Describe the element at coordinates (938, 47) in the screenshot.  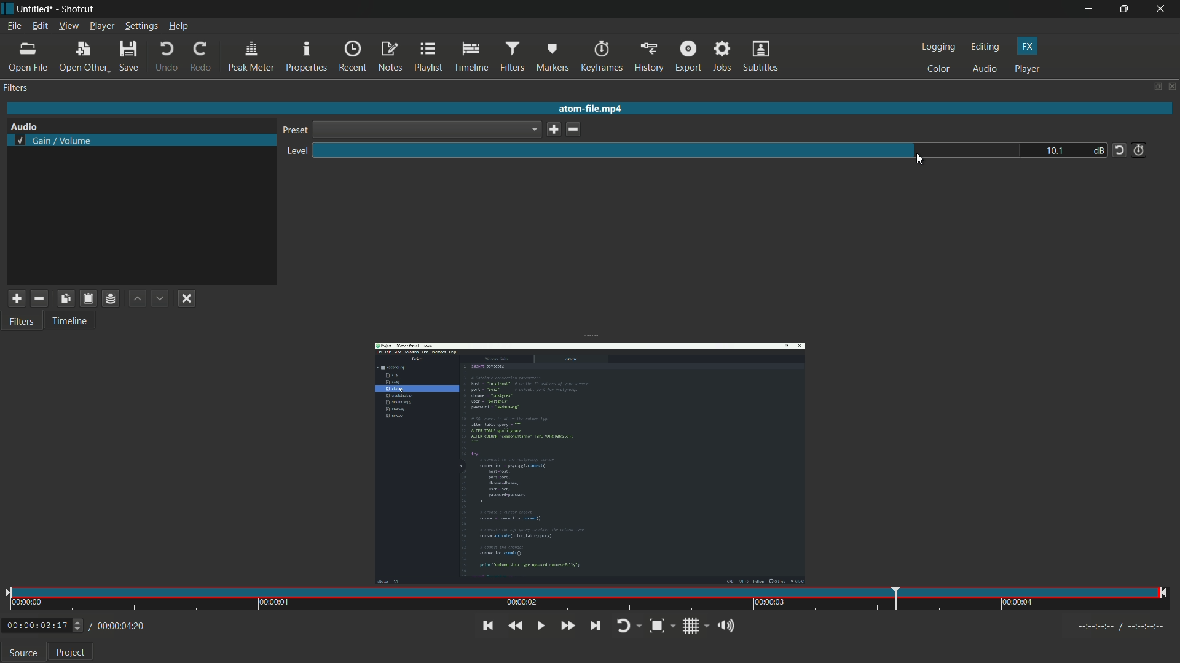
I see `logging` at that location.